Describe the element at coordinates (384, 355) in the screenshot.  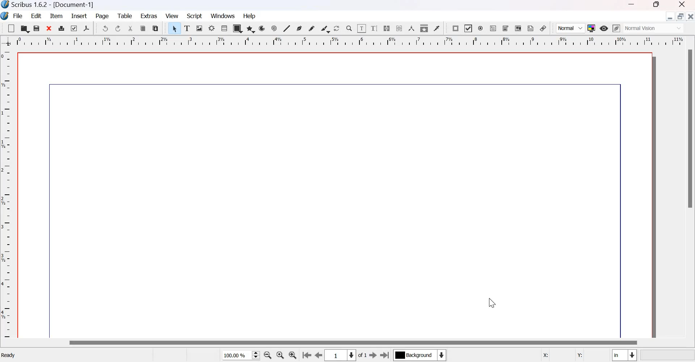
I see `Go to the last page` at that location.